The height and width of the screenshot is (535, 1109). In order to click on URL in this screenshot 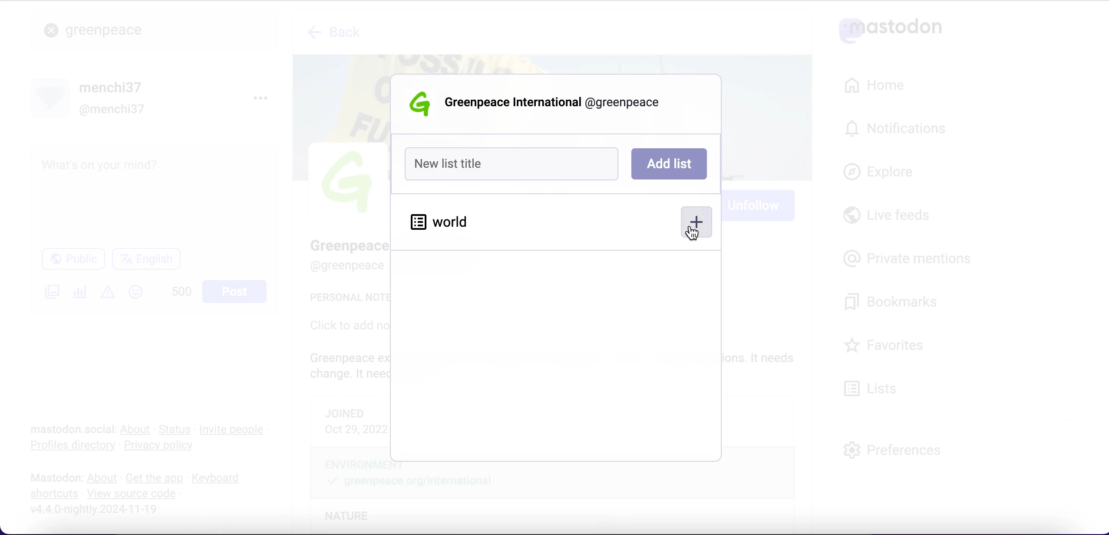, I will do `click(102, 524)`.